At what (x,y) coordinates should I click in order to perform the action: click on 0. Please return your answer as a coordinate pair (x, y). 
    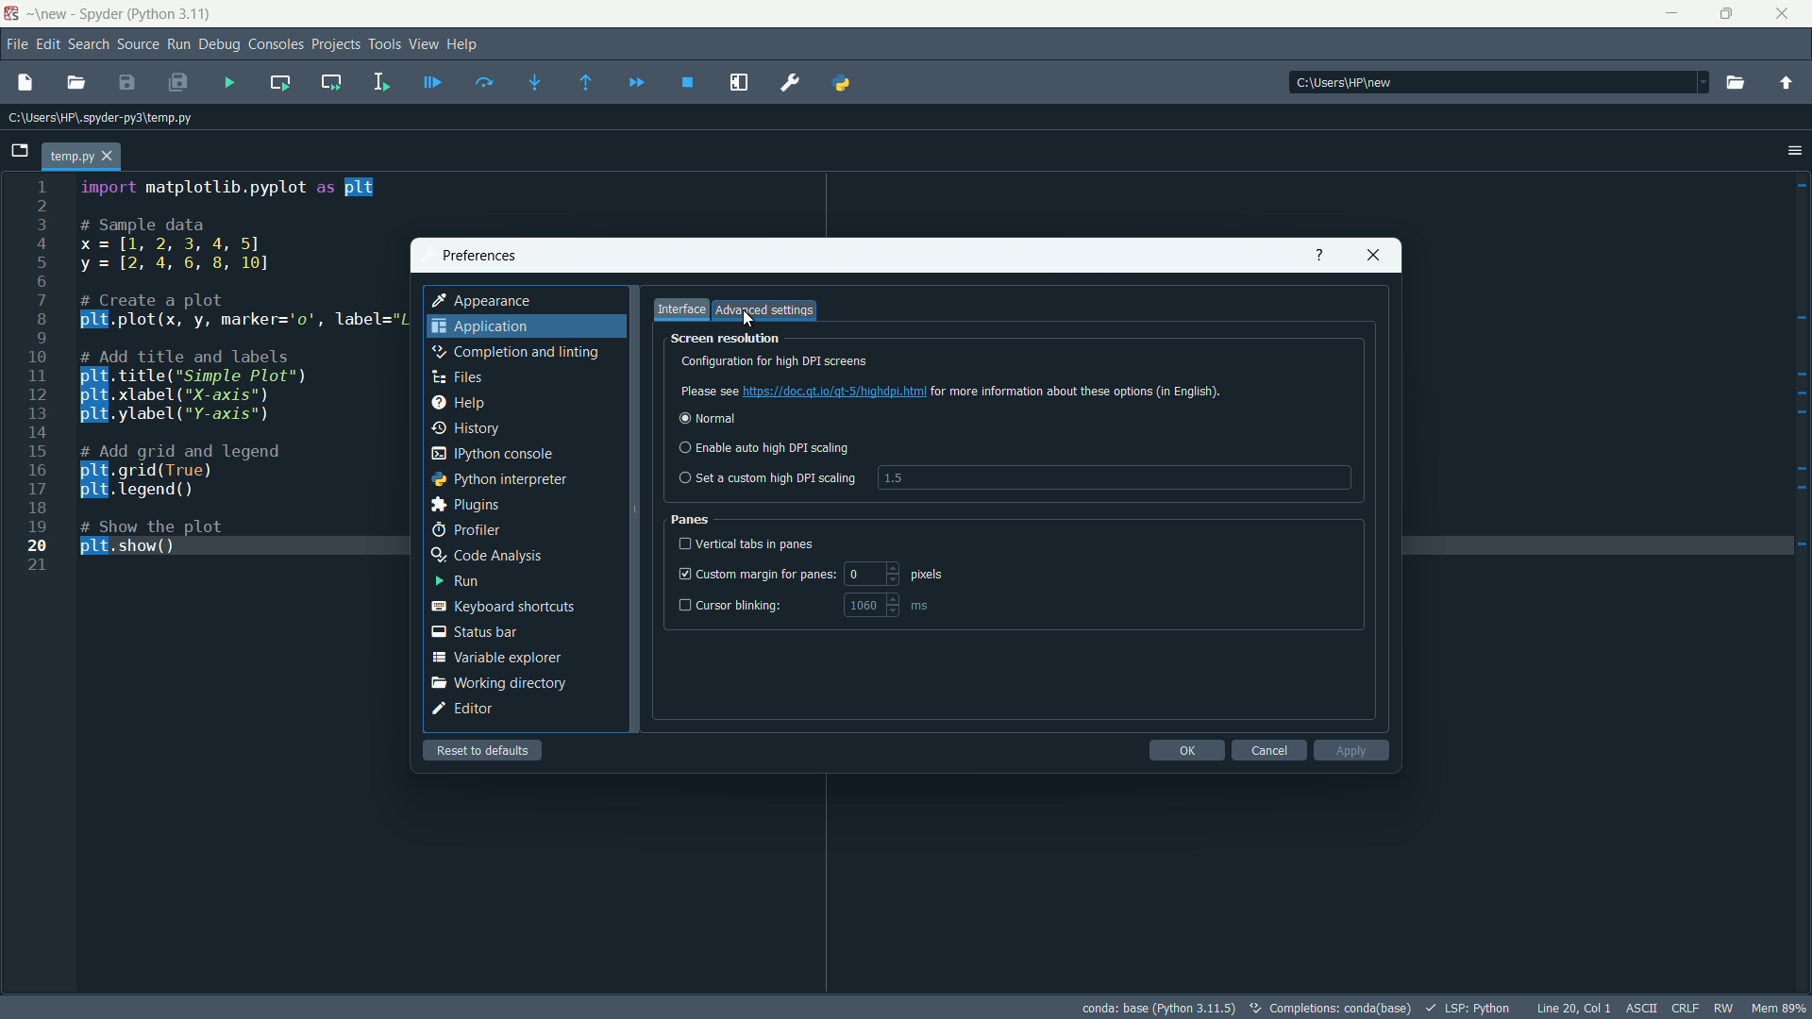
    Looking at the image, I should click on (871, 572).